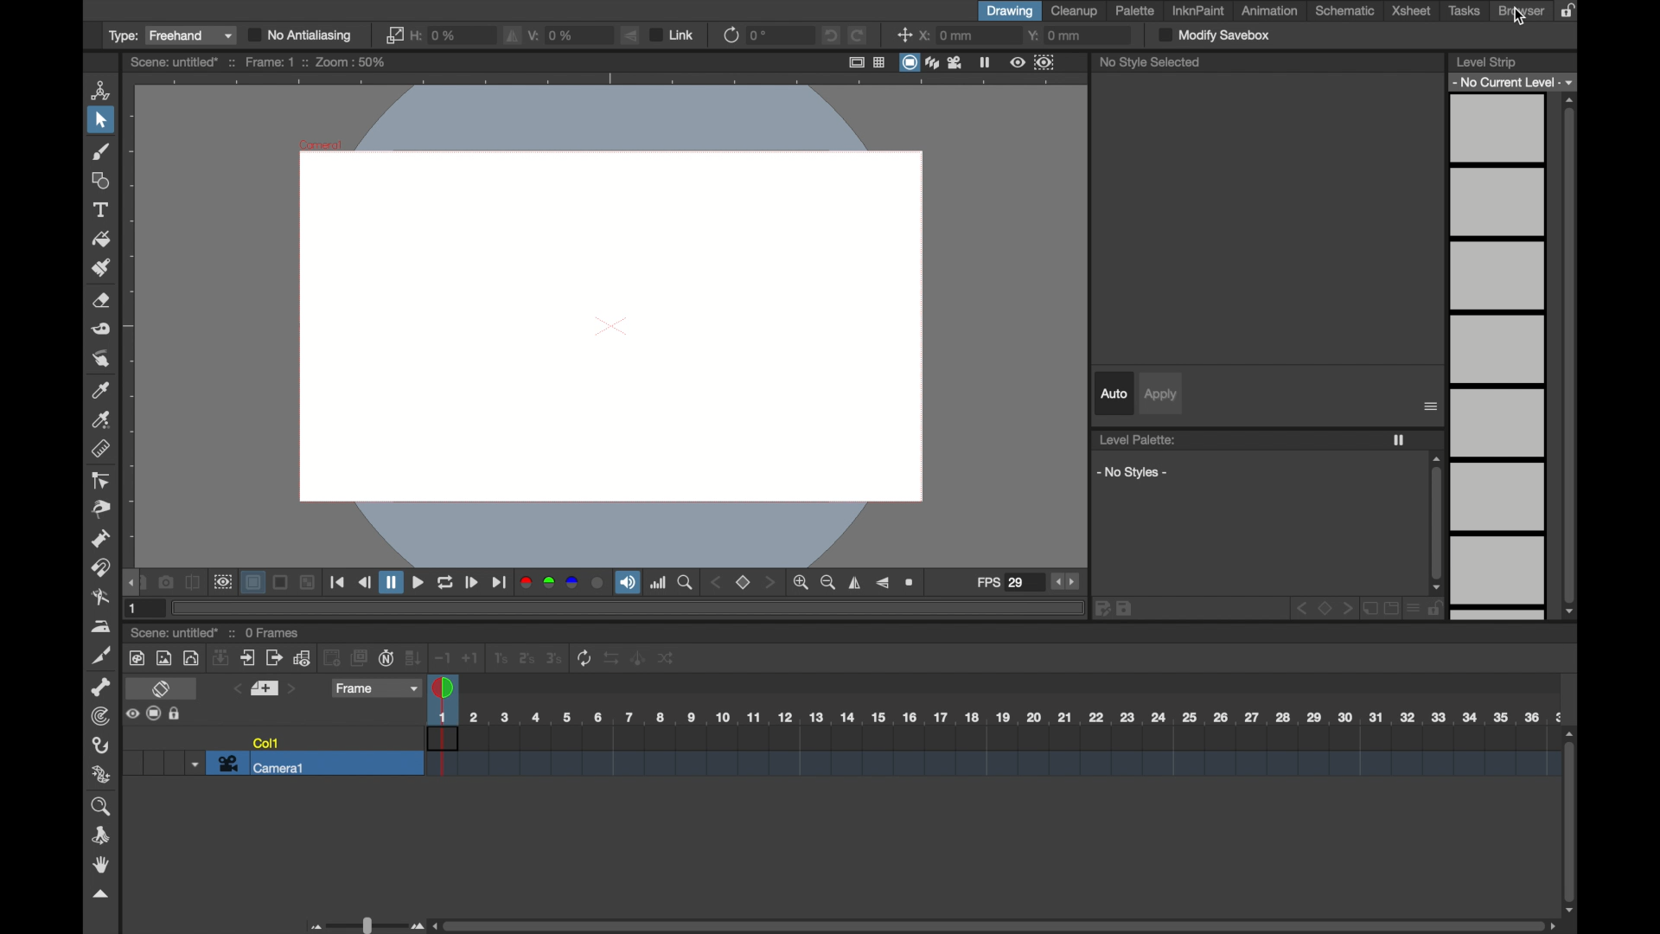 The height and width of the screenshot is (934, 1660). Describe the element at coordinates (1391, 609) in the screenshot. I see `screen` at that location.